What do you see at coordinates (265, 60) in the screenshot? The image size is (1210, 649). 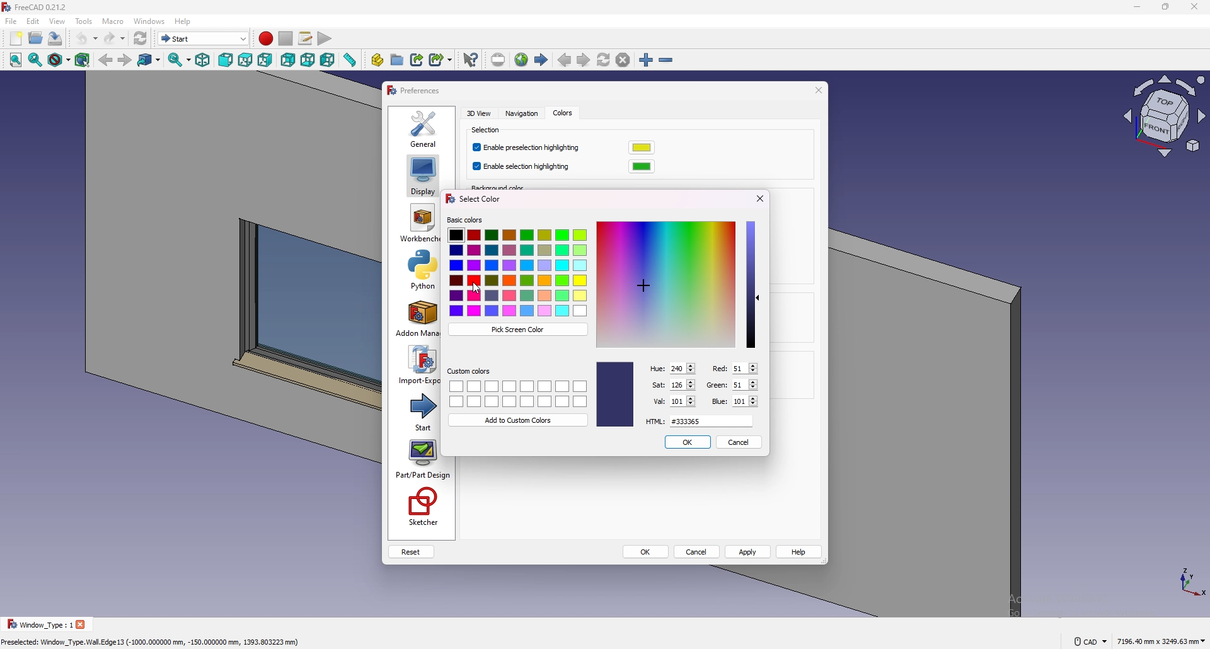 I see `right` at bounding box center [265, 60].